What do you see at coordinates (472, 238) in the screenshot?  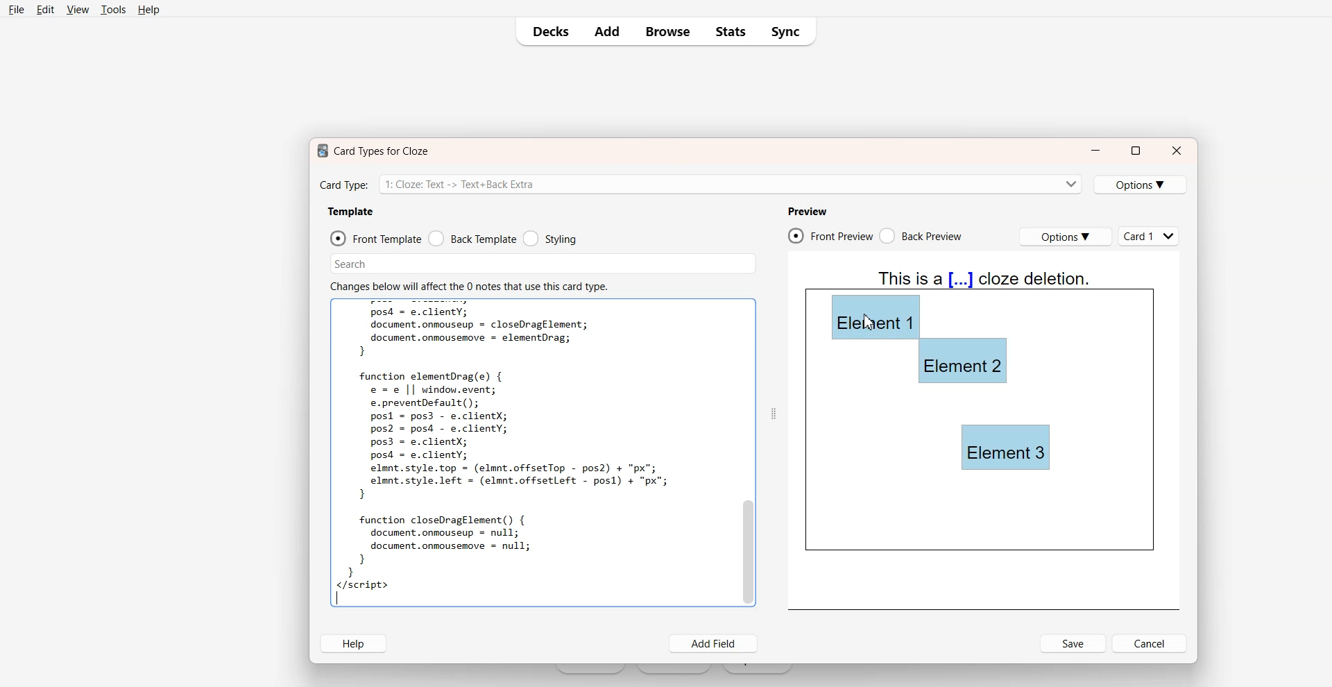 I see `Back Template` at bounding box center [472, 238].